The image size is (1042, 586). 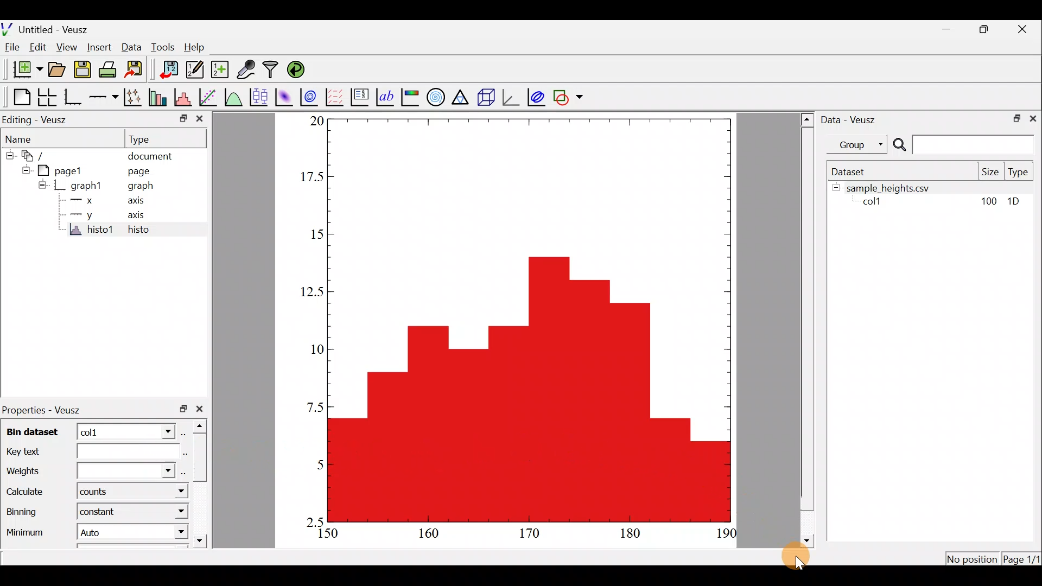 I want to click on save the document, so click(x=82, y=70).